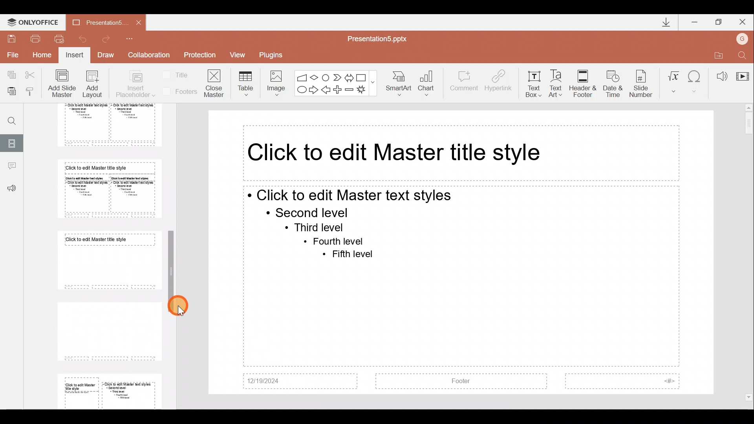 The image size is (754, 424). I want to click on Left right arrow, so click(349, 76).